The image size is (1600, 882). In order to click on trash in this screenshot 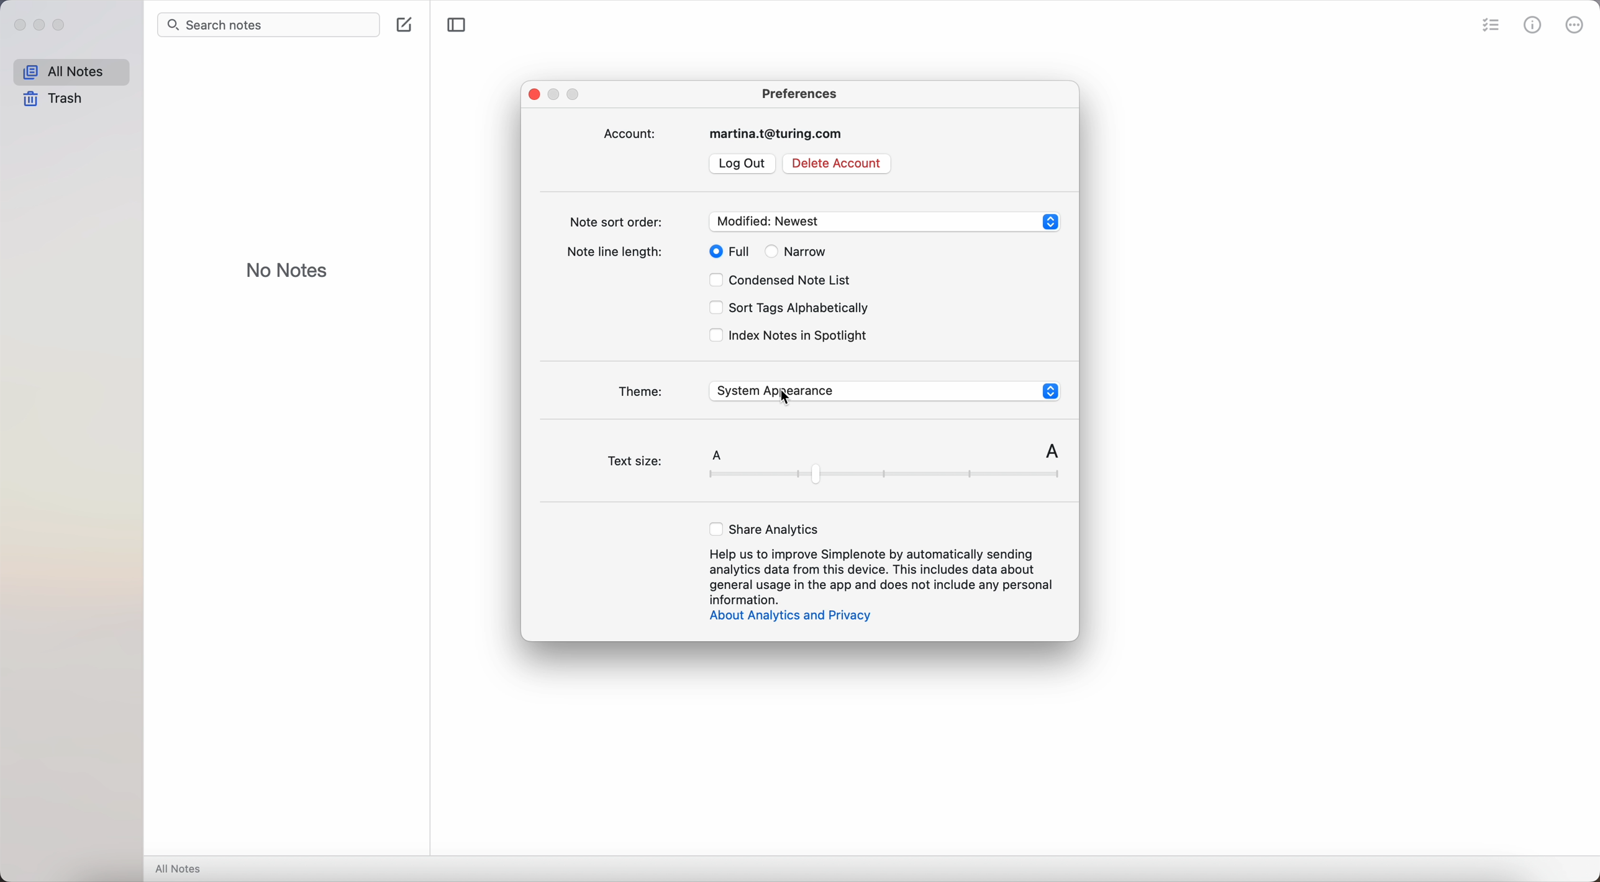, I will do `click(56, 99)`.